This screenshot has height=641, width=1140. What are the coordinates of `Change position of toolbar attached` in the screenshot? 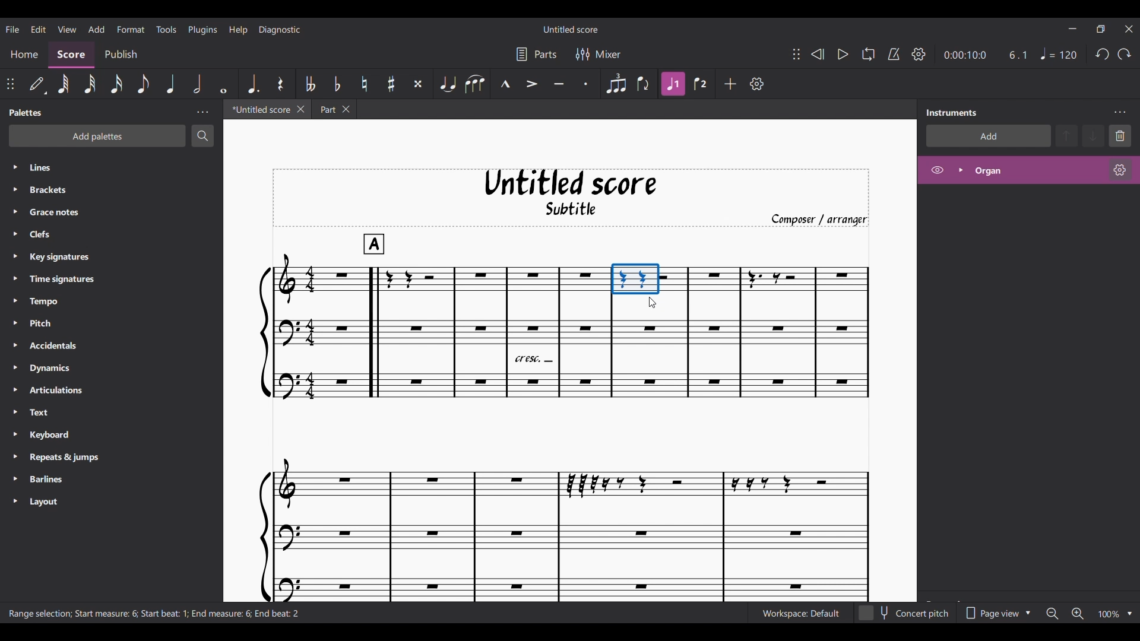 It's located at (11, 84).